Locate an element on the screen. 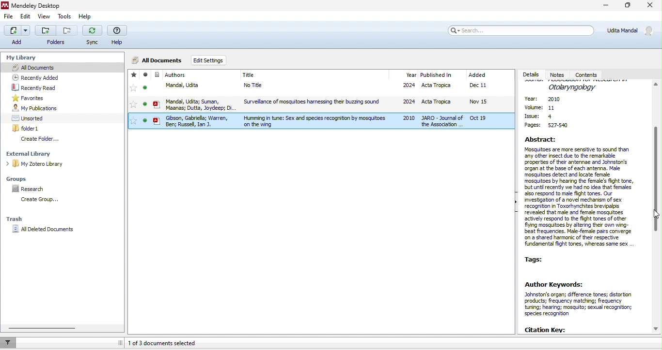  help is located at coordinates (89, 17).